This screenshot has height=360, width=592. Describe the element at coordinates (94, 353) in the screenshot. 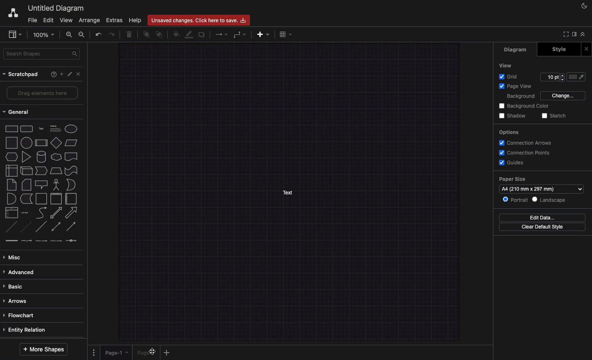

I see `Options` at that location.